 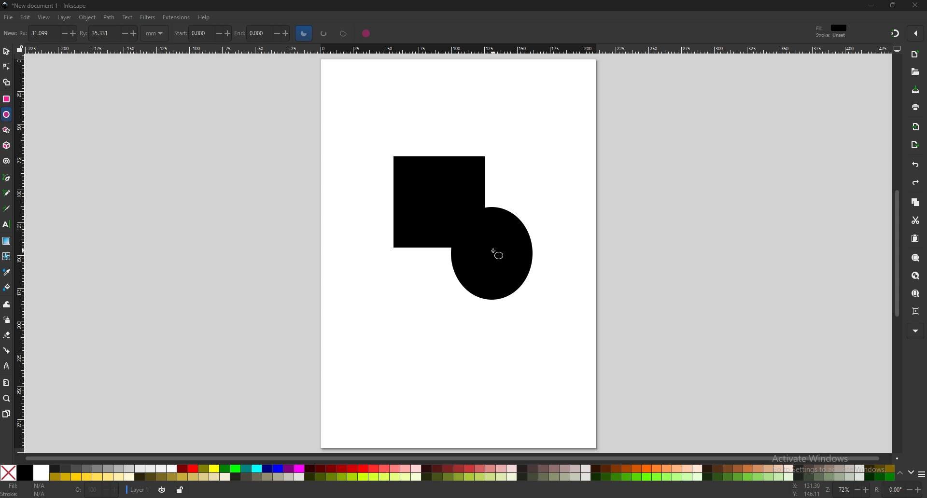 I want to click on chord, so click(x=345, y=33).